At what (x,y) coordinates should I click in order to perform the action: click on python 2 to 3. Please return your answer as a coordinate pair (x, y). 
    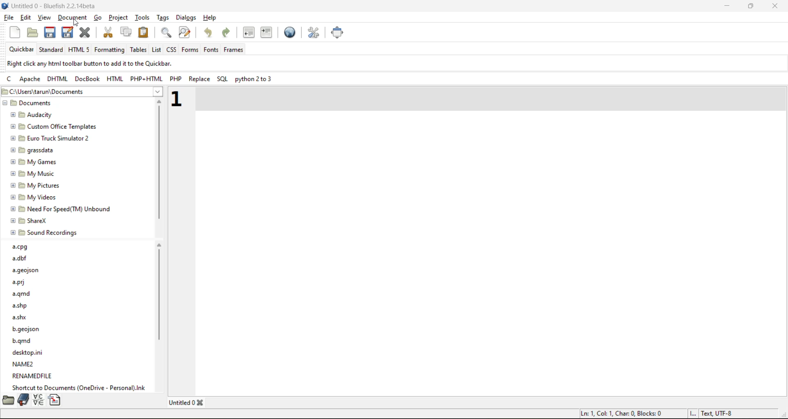
    Looking at the image, I should click on (254, 79).